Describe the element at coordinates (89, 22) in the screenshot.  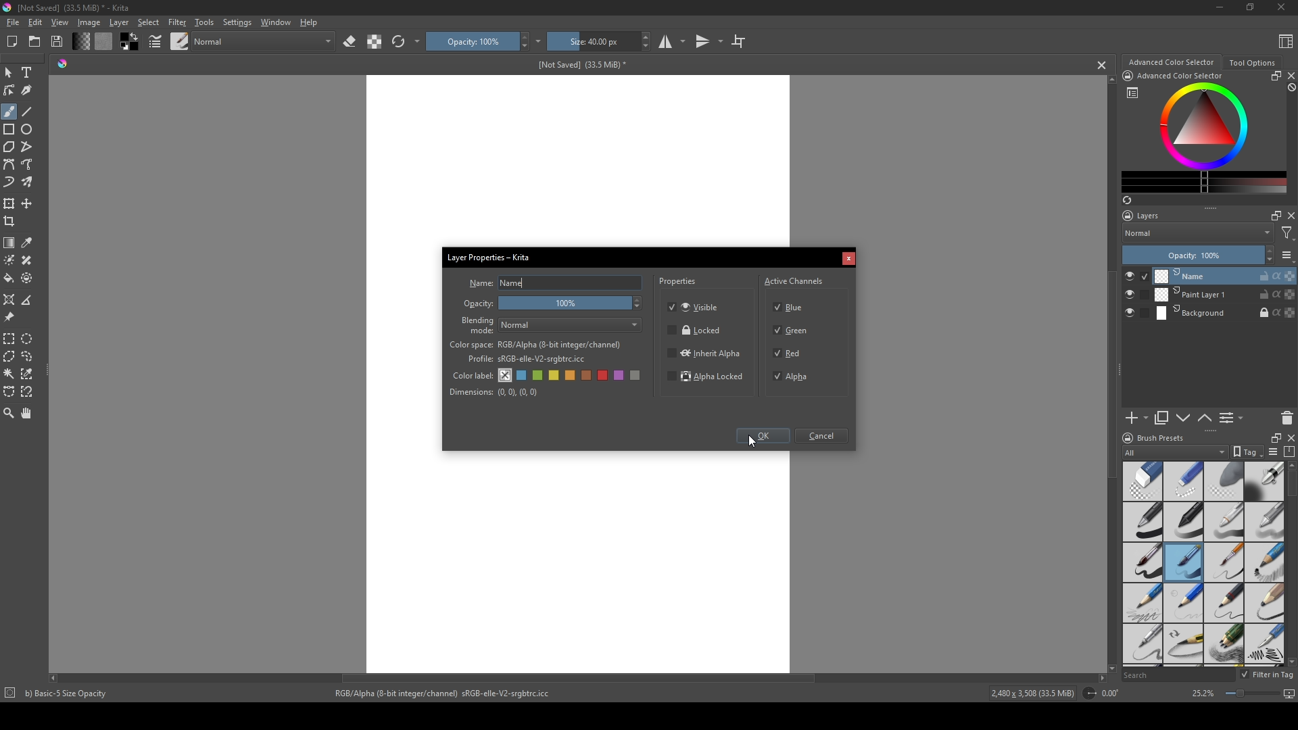
I see `Image` at that location.